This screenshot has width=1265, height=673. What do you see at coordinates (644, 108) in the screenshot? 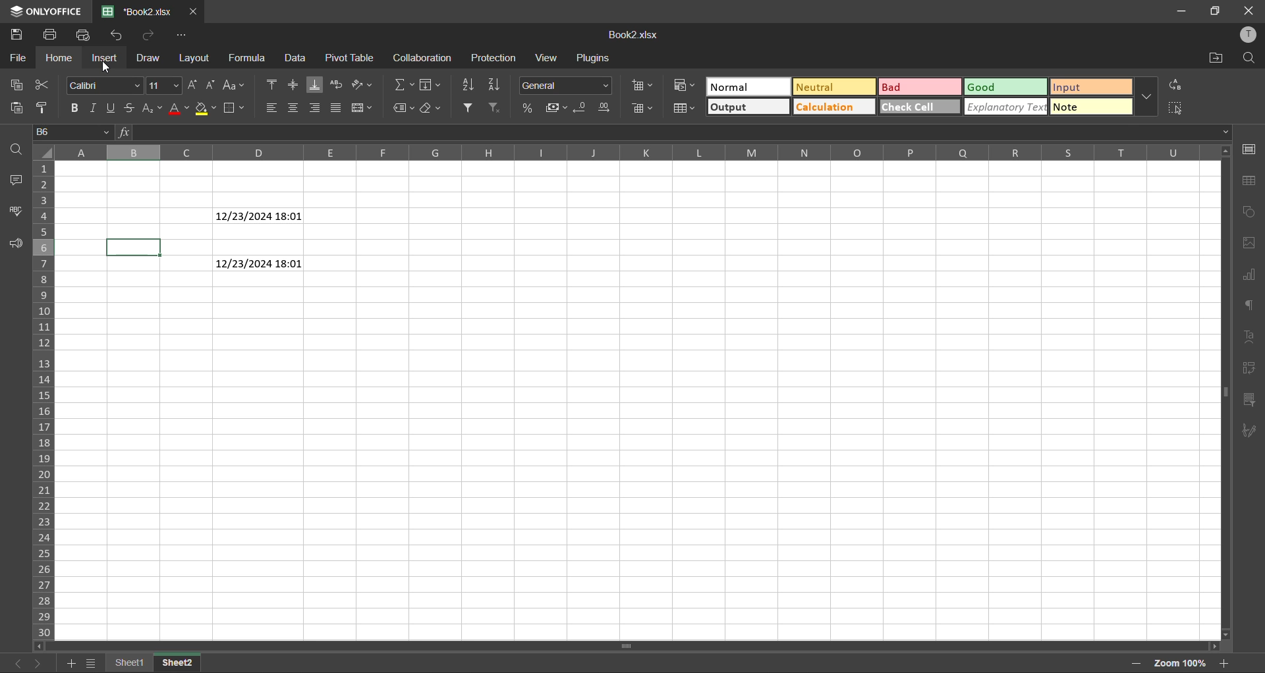
I see `delete cells` at bounding box center [644, 108].